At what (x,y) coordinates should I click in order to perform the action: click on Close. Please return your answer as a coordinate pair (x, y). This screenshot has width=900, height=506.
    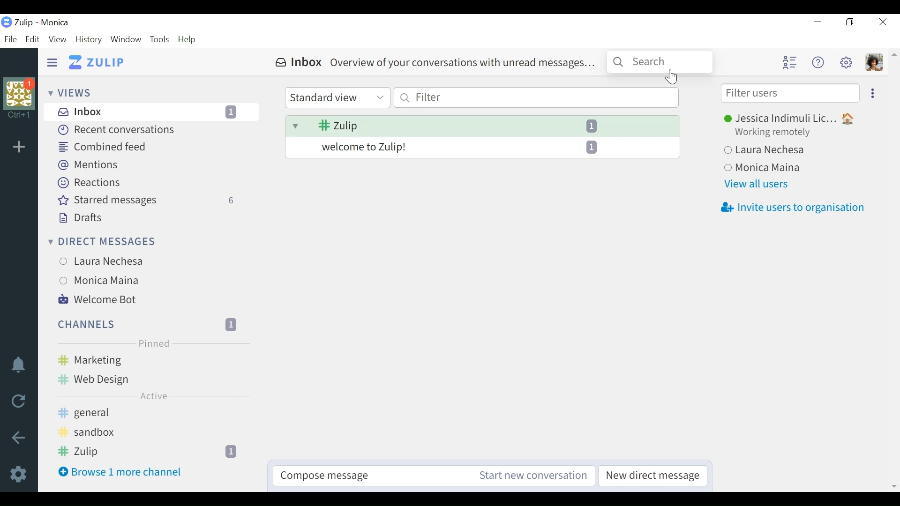
    Looking at the image, I should click on (882, 22).